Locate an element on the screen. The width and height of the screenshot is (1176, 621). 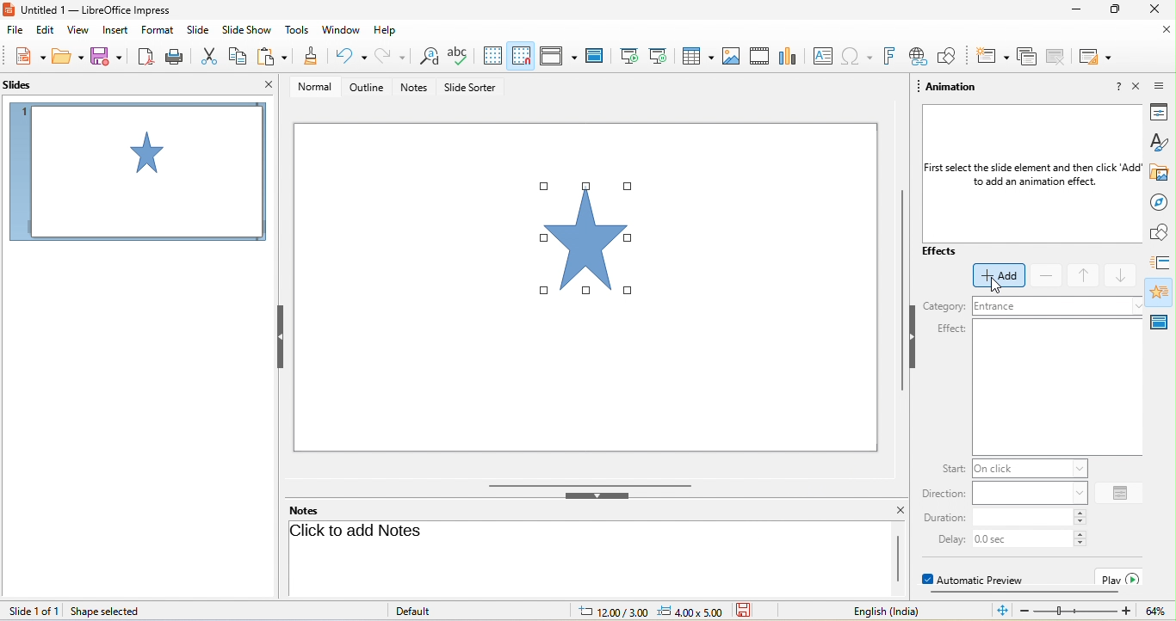
spelling is located at coordinates (459, 56).